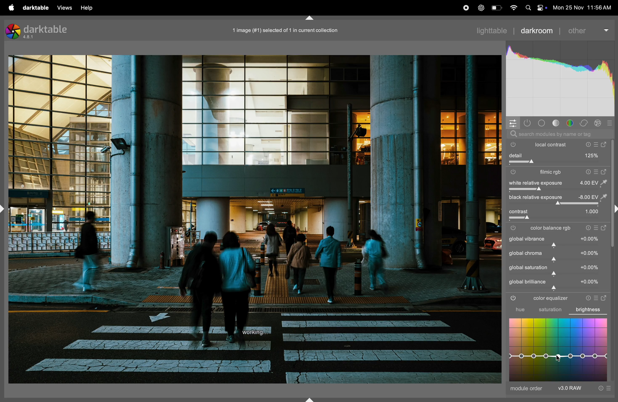 This screenshot has width=618, height=402. Describe the element at coordinates (46, 28) in the screenshot. I see `darktable` at that location.